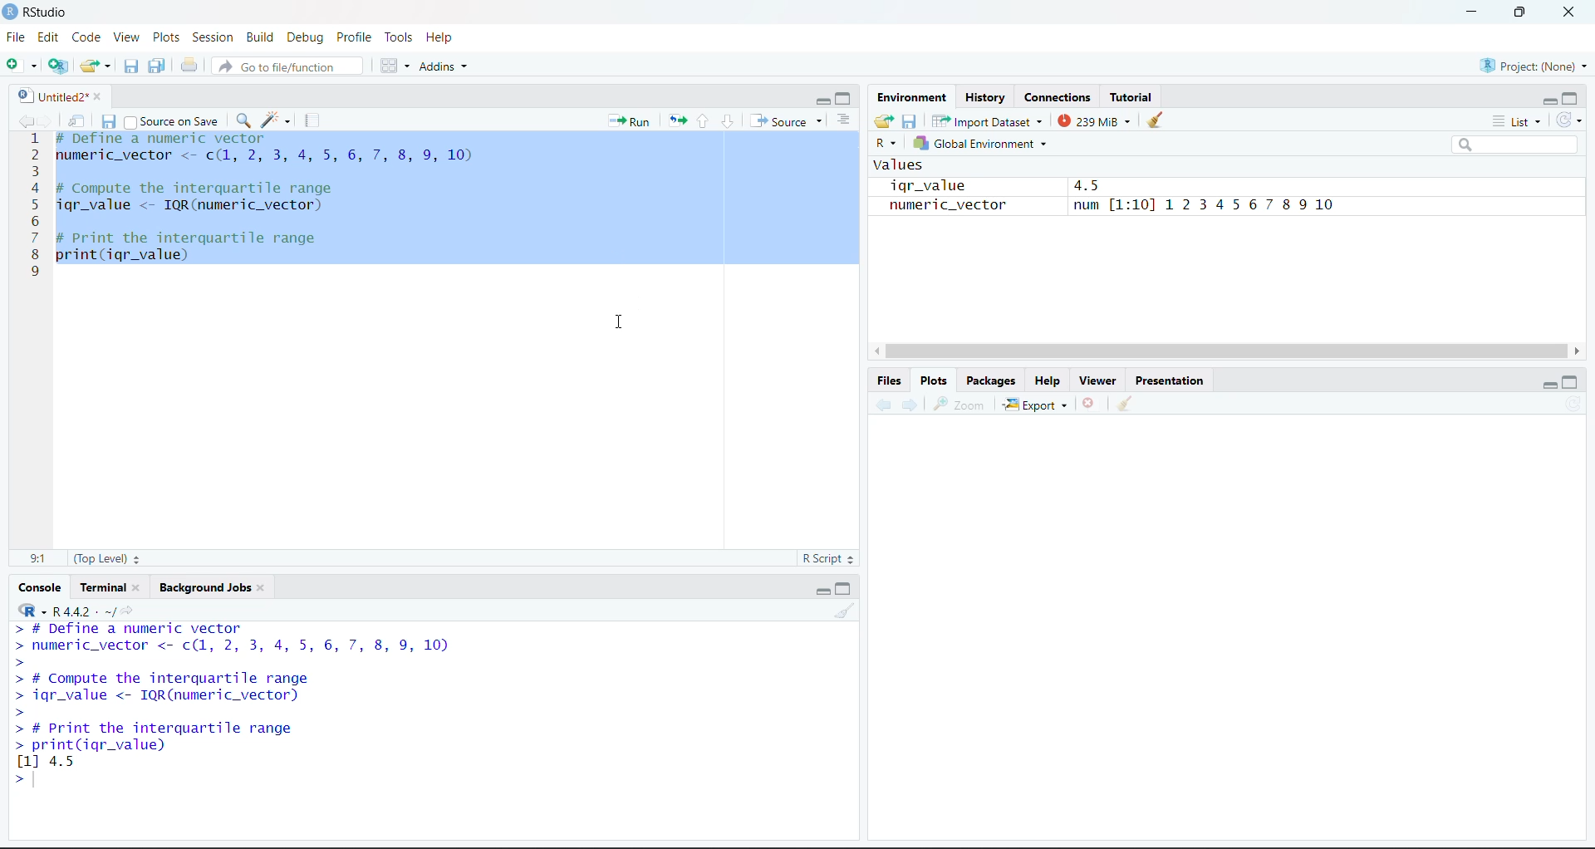 Image resolution: width=1595 pixels, height=849 pixels. What do you see at coordinates (884, 124) in the screenshot?
I see `Load workspace` at bounding box center [884, 124].